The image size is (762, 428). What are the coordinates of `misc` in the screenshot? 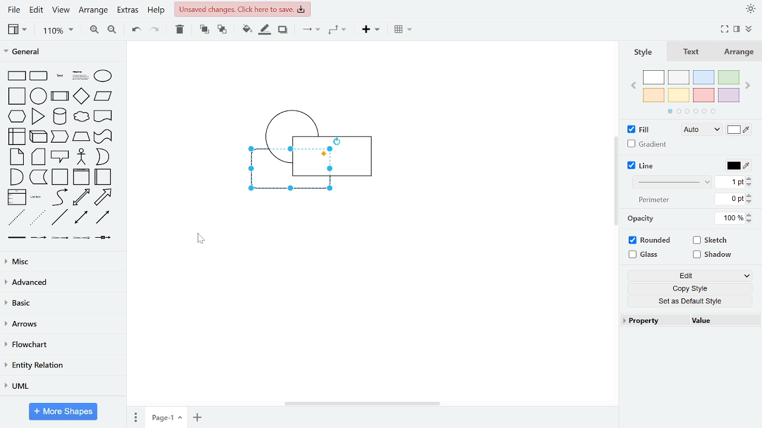 It's located at (64, 260).